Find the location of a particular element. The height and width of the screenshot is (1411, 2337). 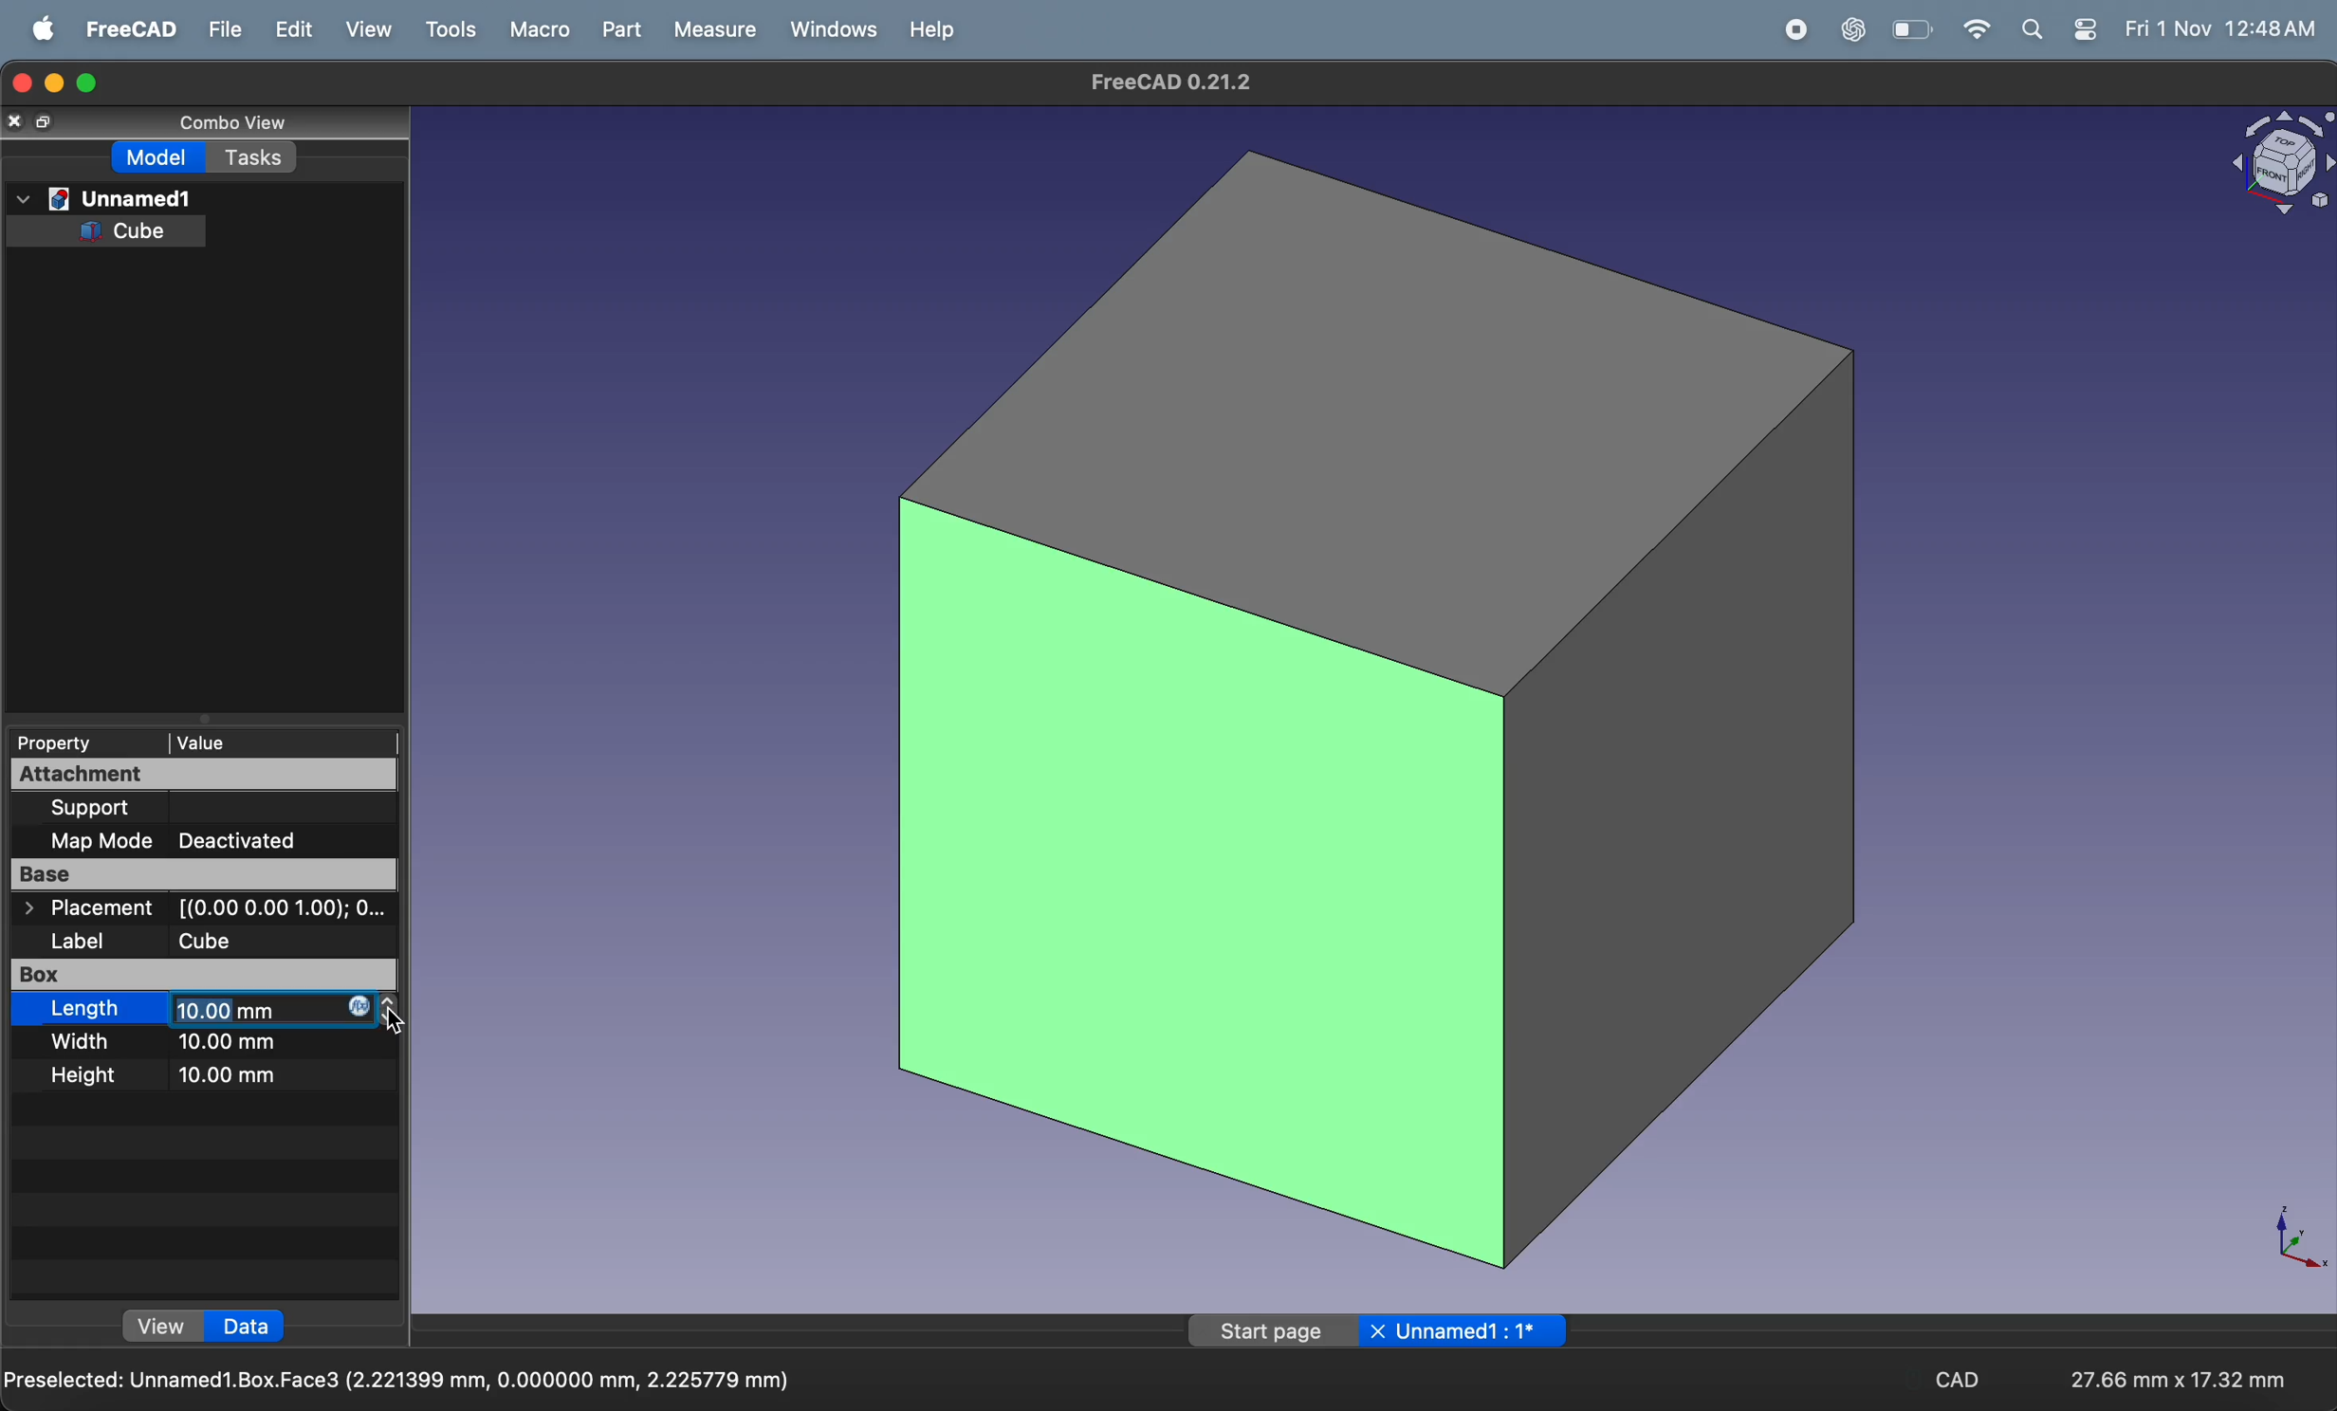

lenghth is located at coordinates (89, 1009).